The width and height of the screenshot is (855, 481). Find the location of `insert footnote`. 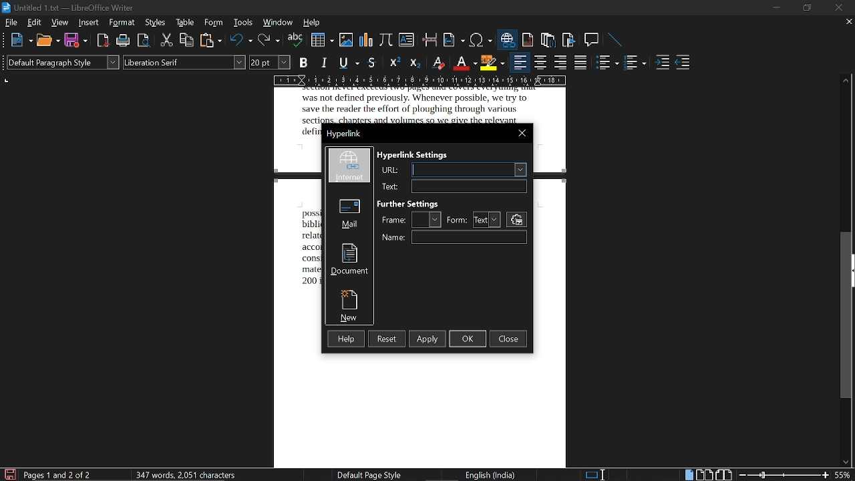

insert footnote is located at coordinates (528, 39).